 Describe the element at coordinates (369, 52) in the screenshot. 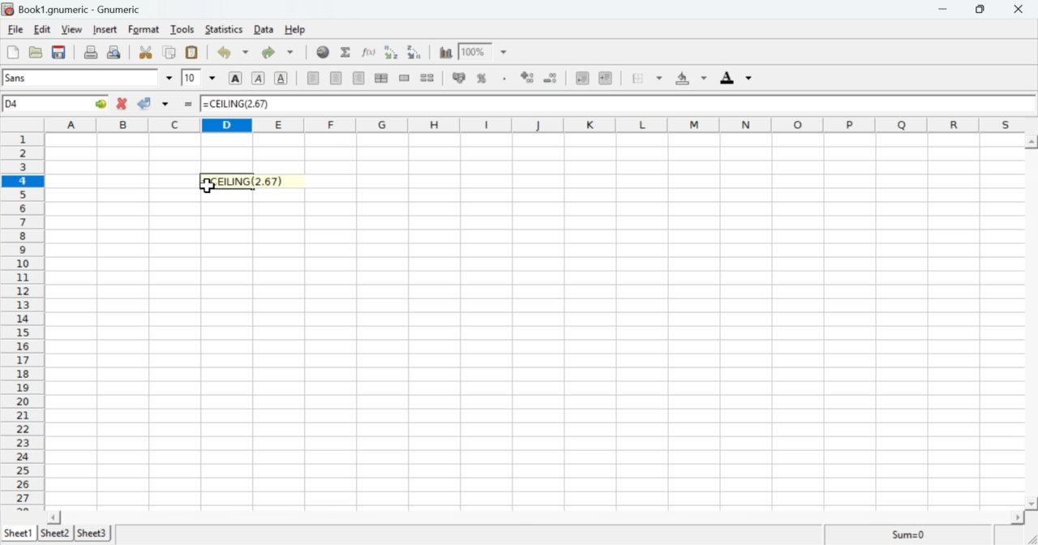

I see `Edit function` at that location.